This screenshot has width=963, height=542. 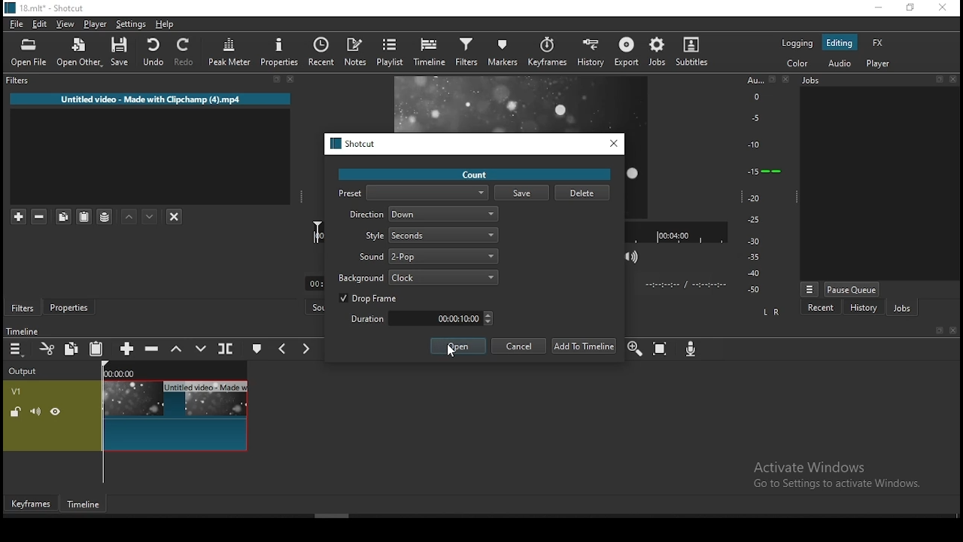 I want to click on color, so click(x=797, y=65).